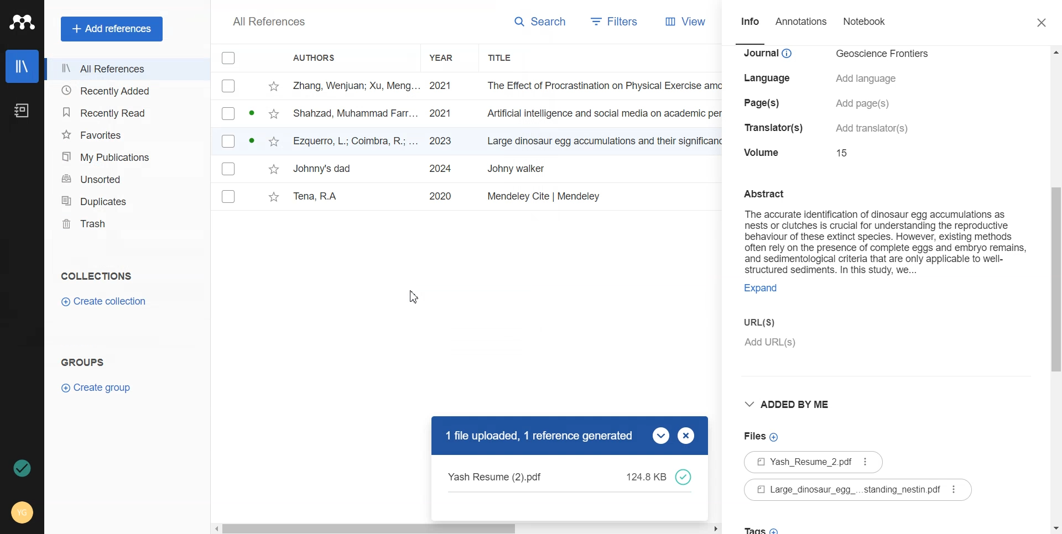 This screenshot has width=1062, height=534. Describe the element at coordinates (510, 85) in the screenshot. I see `File` at that location.